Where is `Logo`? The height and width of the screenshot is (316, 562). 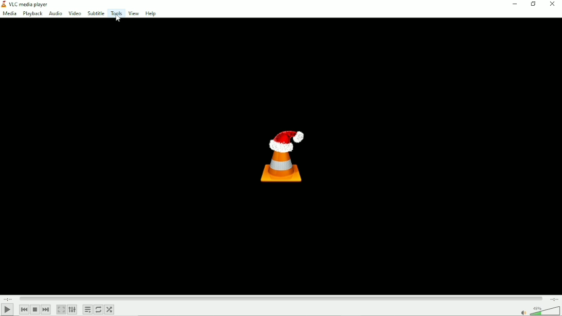 Logo is located at coordinates (283, 155).